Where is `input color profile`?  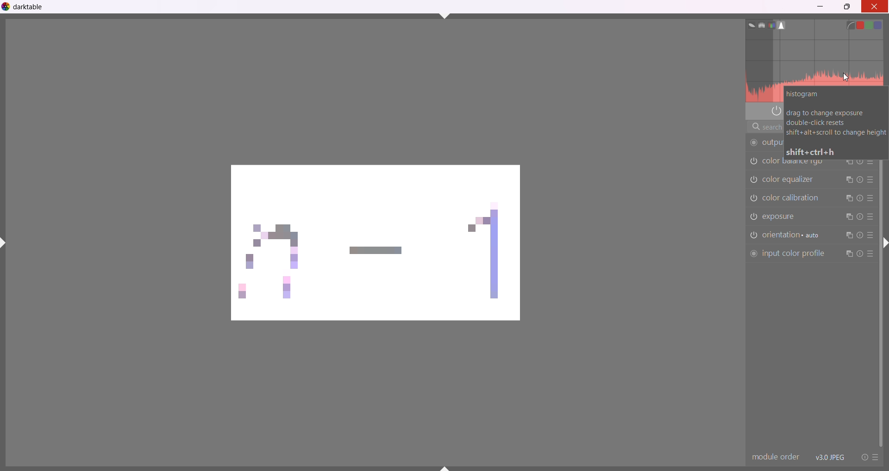
input color profile is located at coordinates (787, 254).